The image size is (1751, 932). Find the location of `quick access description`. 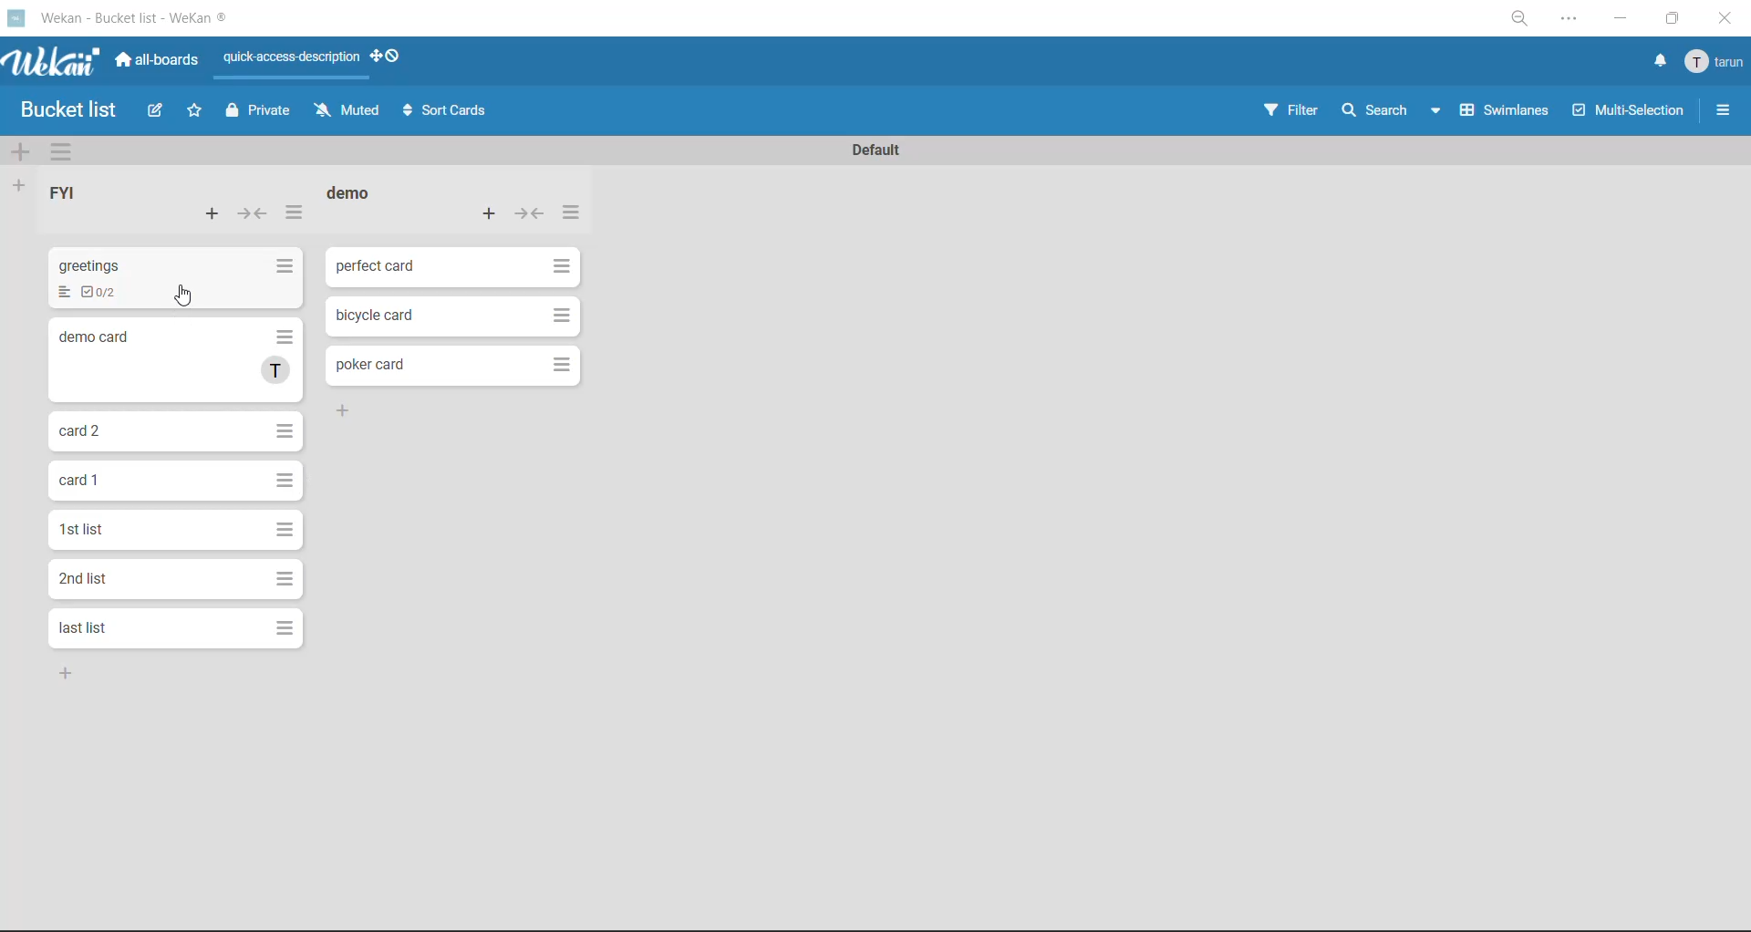

quick access description is located at coordinates (291, 65).